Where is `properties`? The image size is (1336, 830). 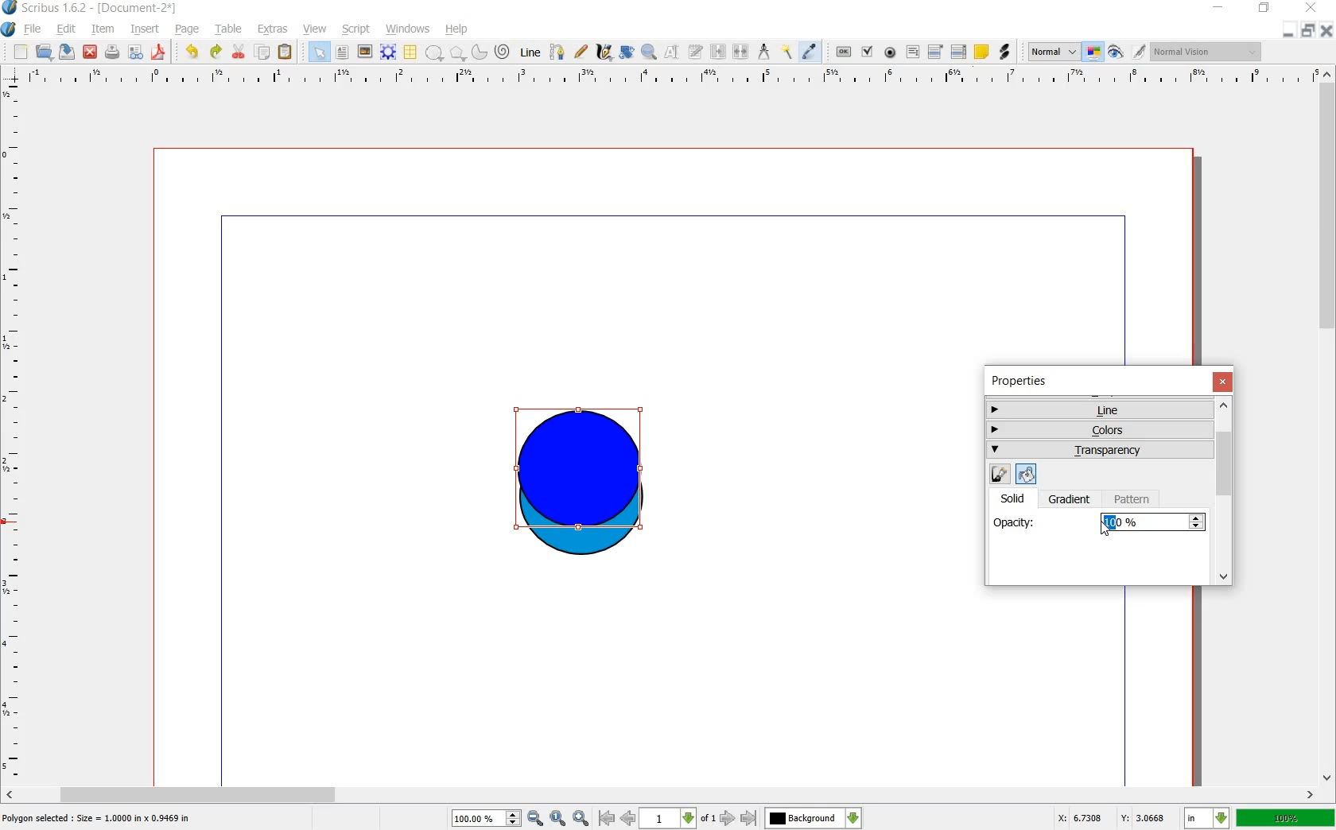 properties is located at coordinates (1024, 381).